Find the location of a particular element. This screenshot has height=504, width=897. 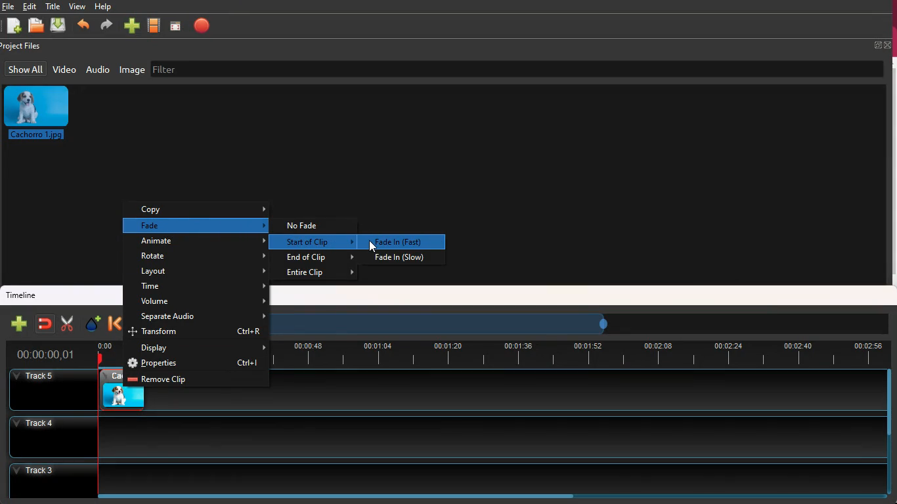

time is located at coordinates (46, 353).